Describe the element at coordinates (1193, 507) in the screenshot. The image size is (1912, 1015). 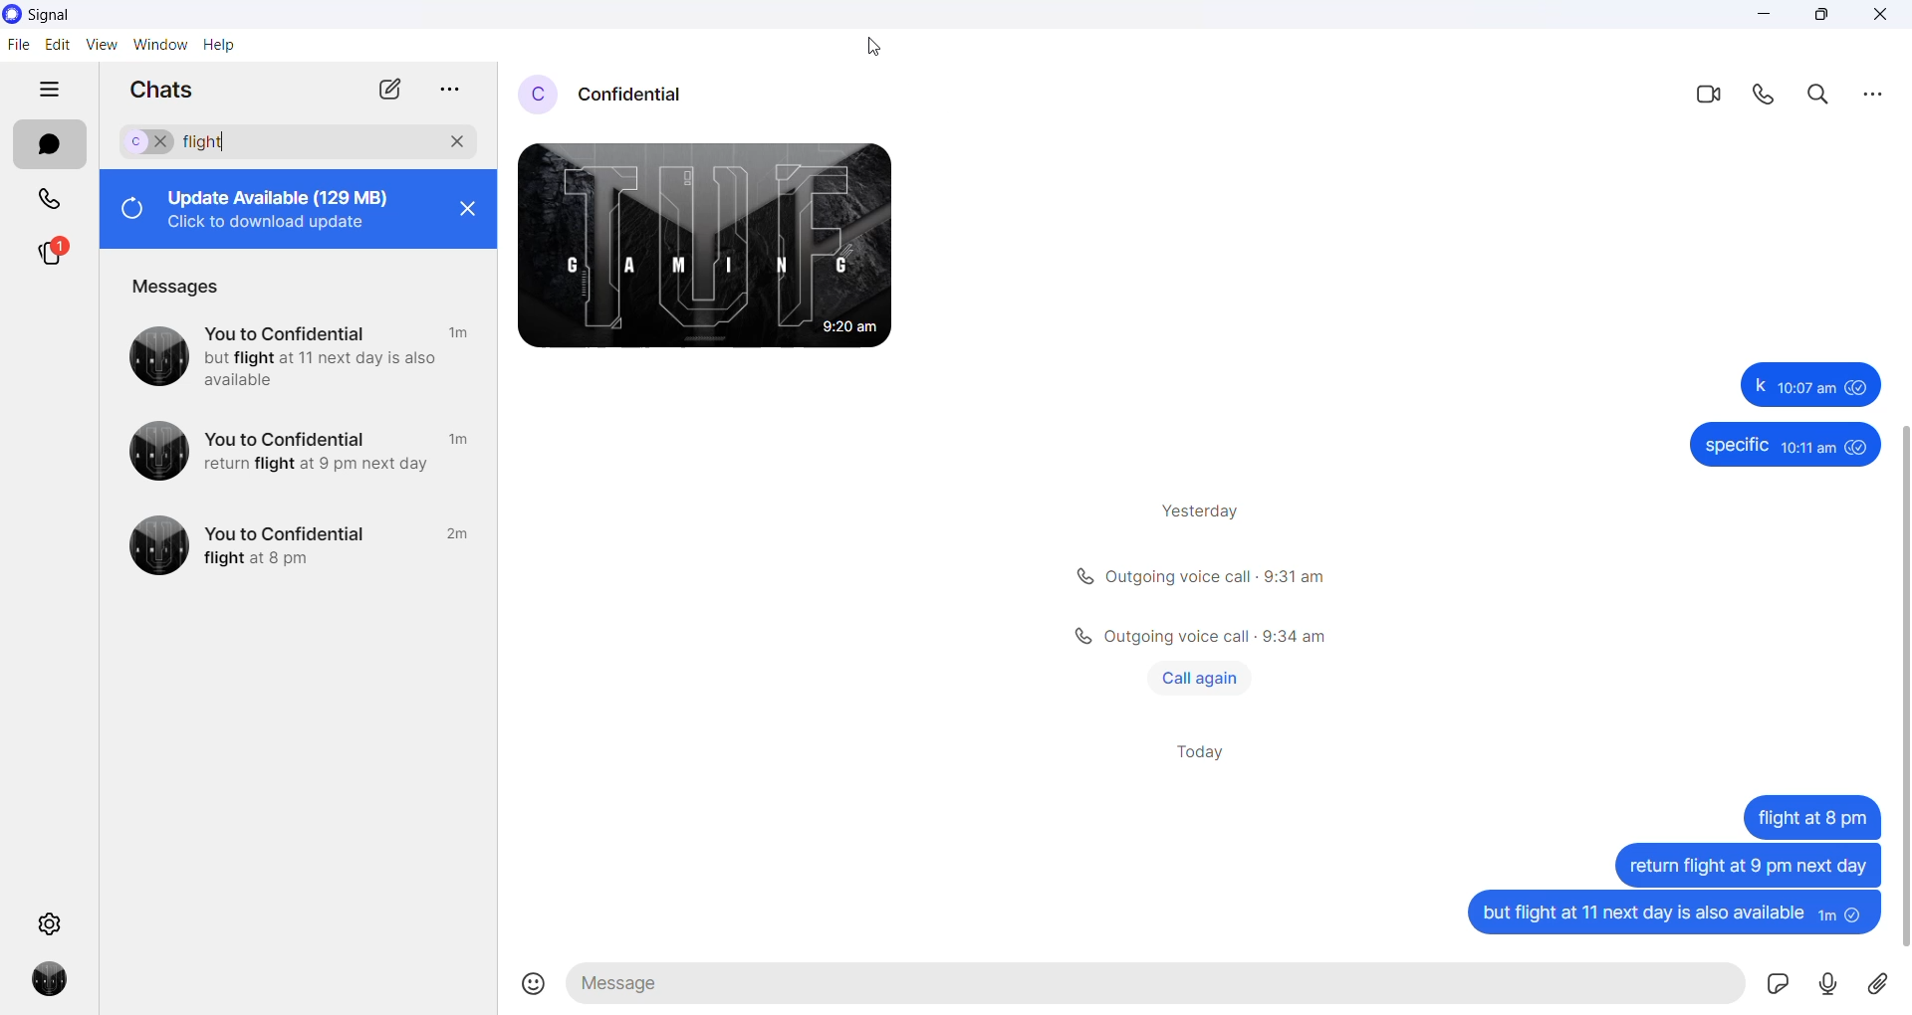
I see `yesterday text` at that location.